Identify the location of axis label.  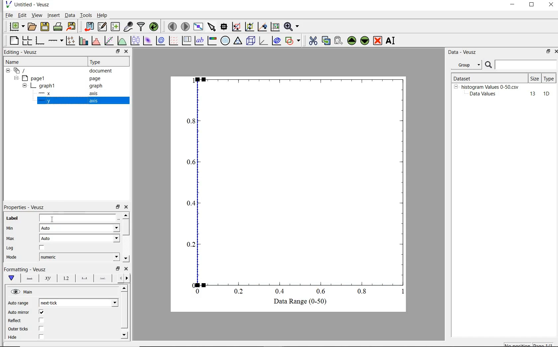
(48, 278).